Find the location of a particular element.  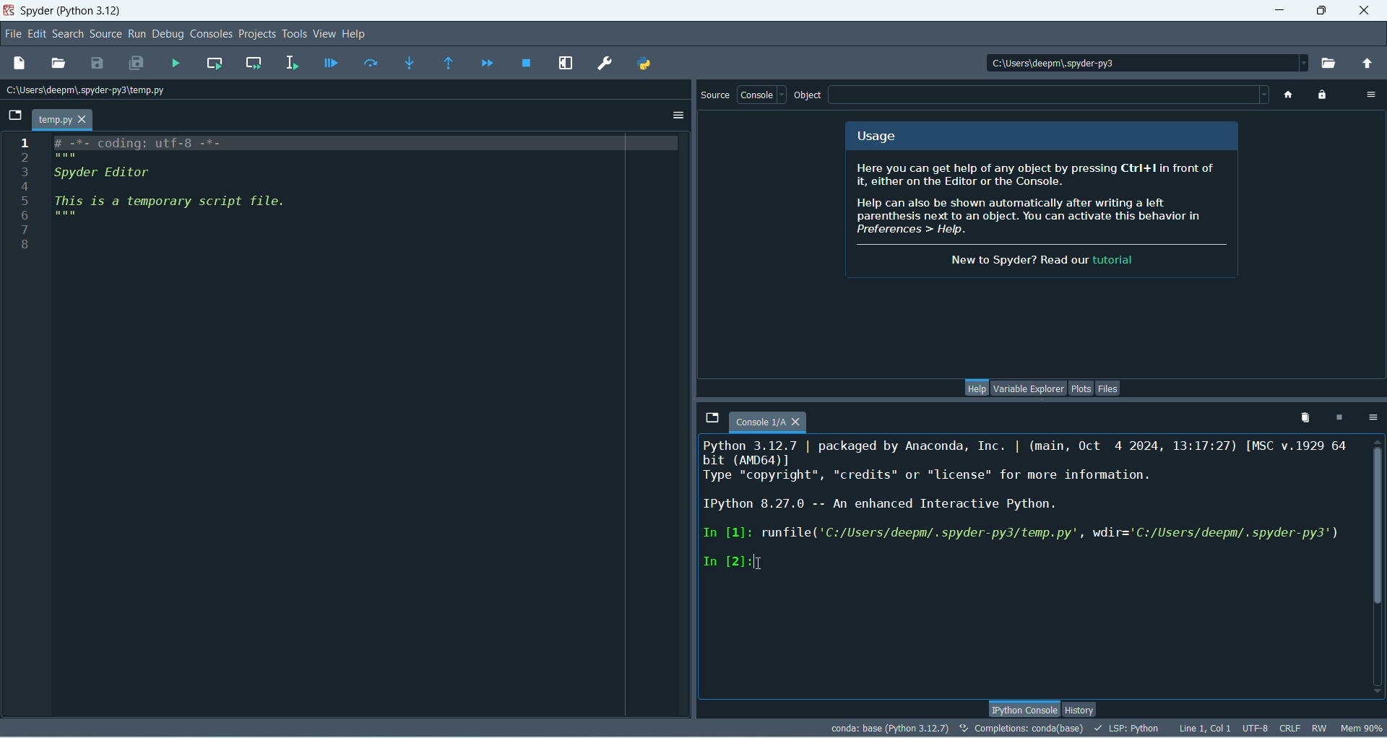

script file is located at coordinates (208, 190).